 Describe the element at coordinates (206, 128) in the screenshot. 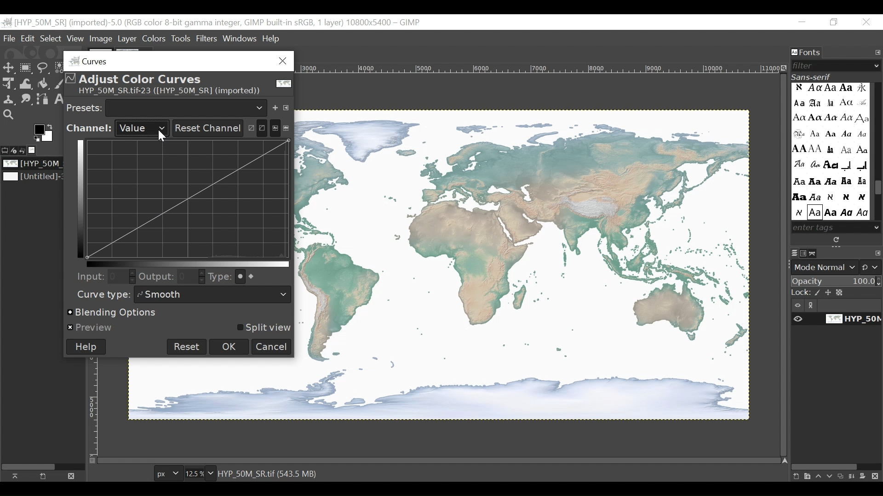

I see `Reset Channel` at that location.